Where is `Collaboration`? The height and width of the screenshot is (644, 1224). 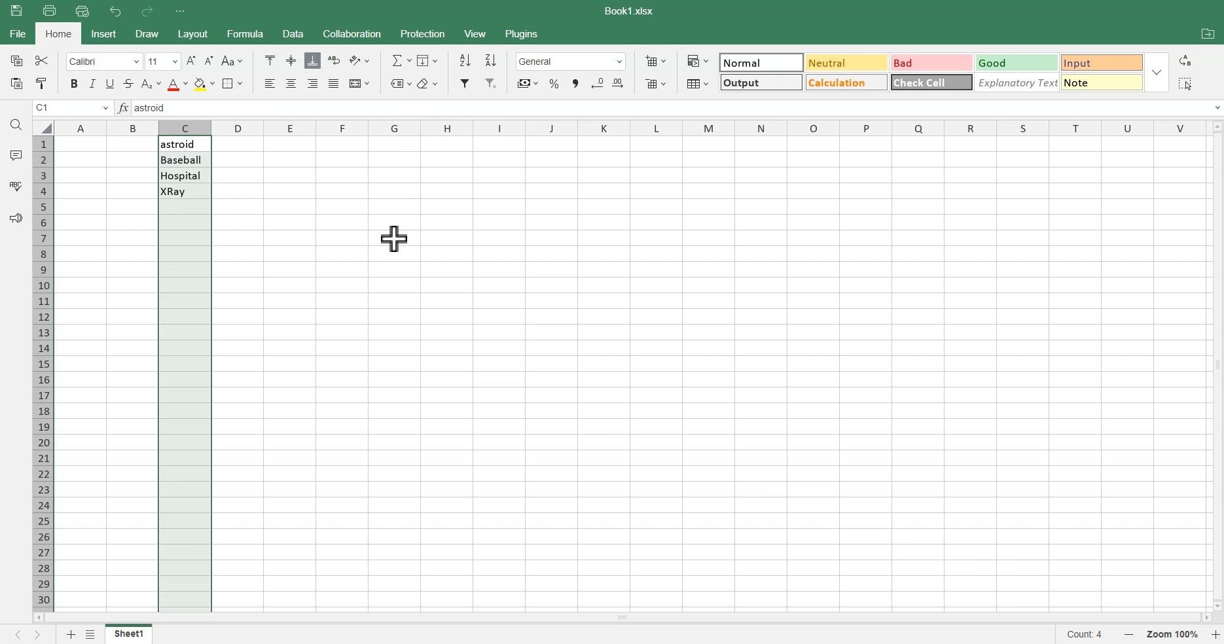 Collaboration is located at coordinates (351, 33).